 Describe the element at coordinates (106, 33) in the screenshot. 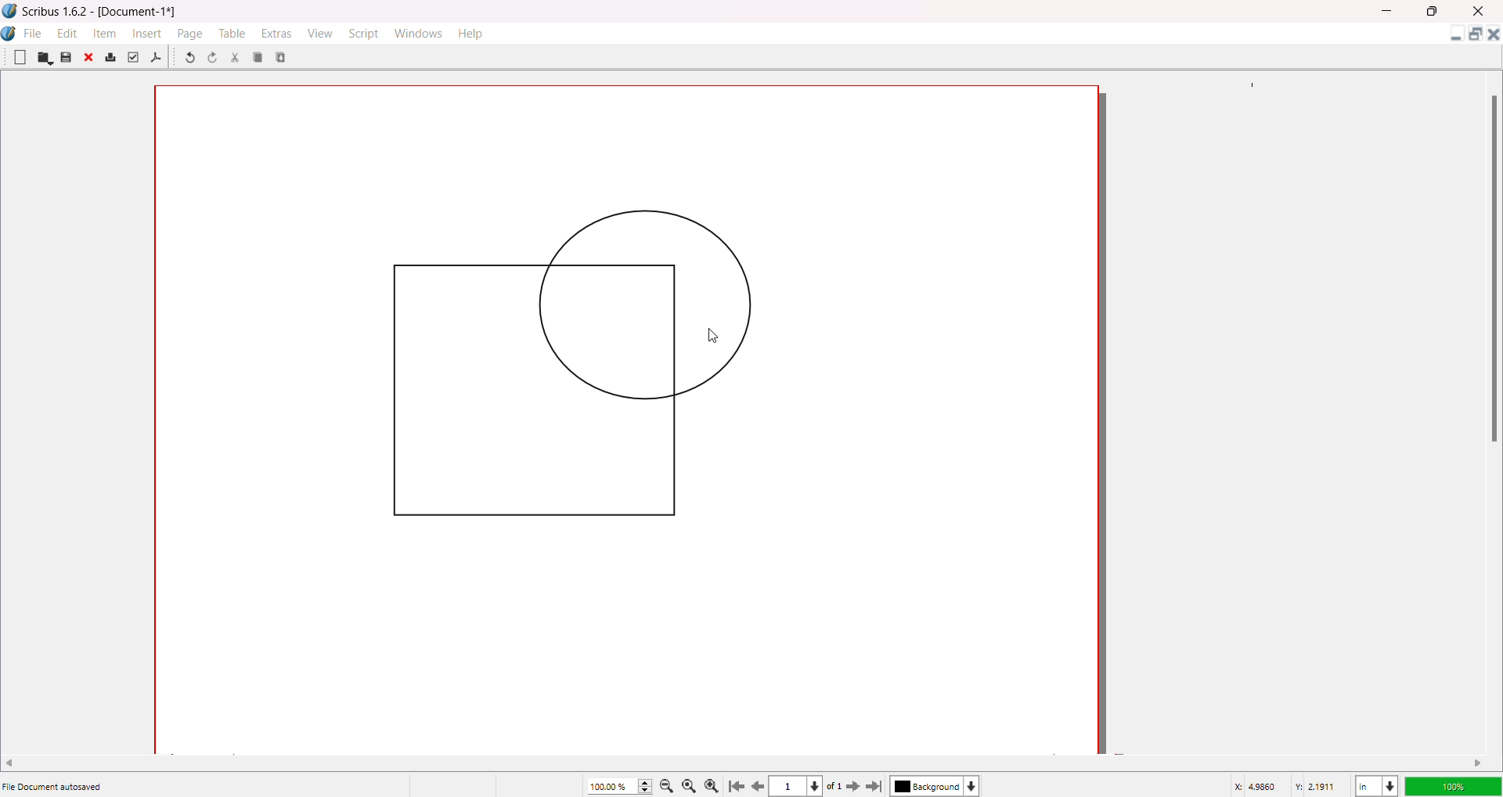

I see `Item` at that location.